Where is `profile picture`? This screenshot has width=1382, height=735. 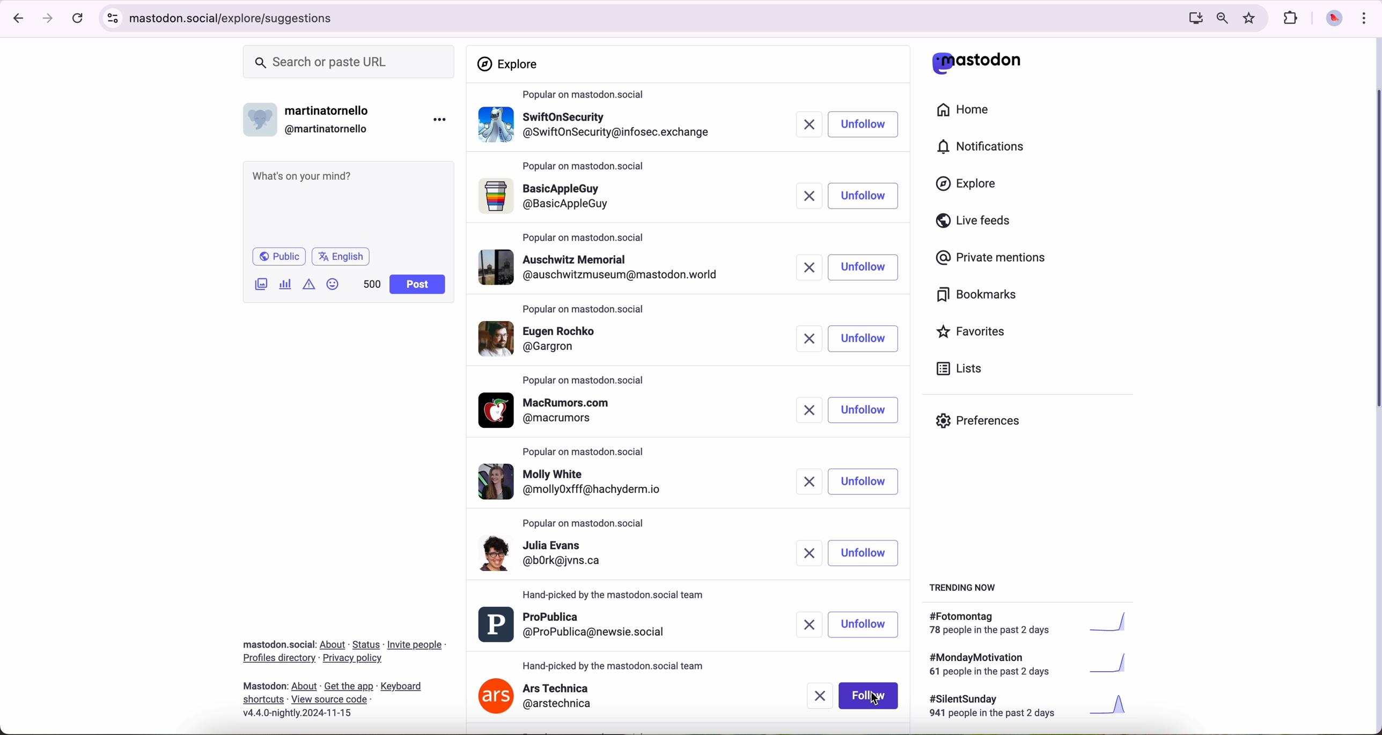 profile picture is located at coordinates (1331, 19).